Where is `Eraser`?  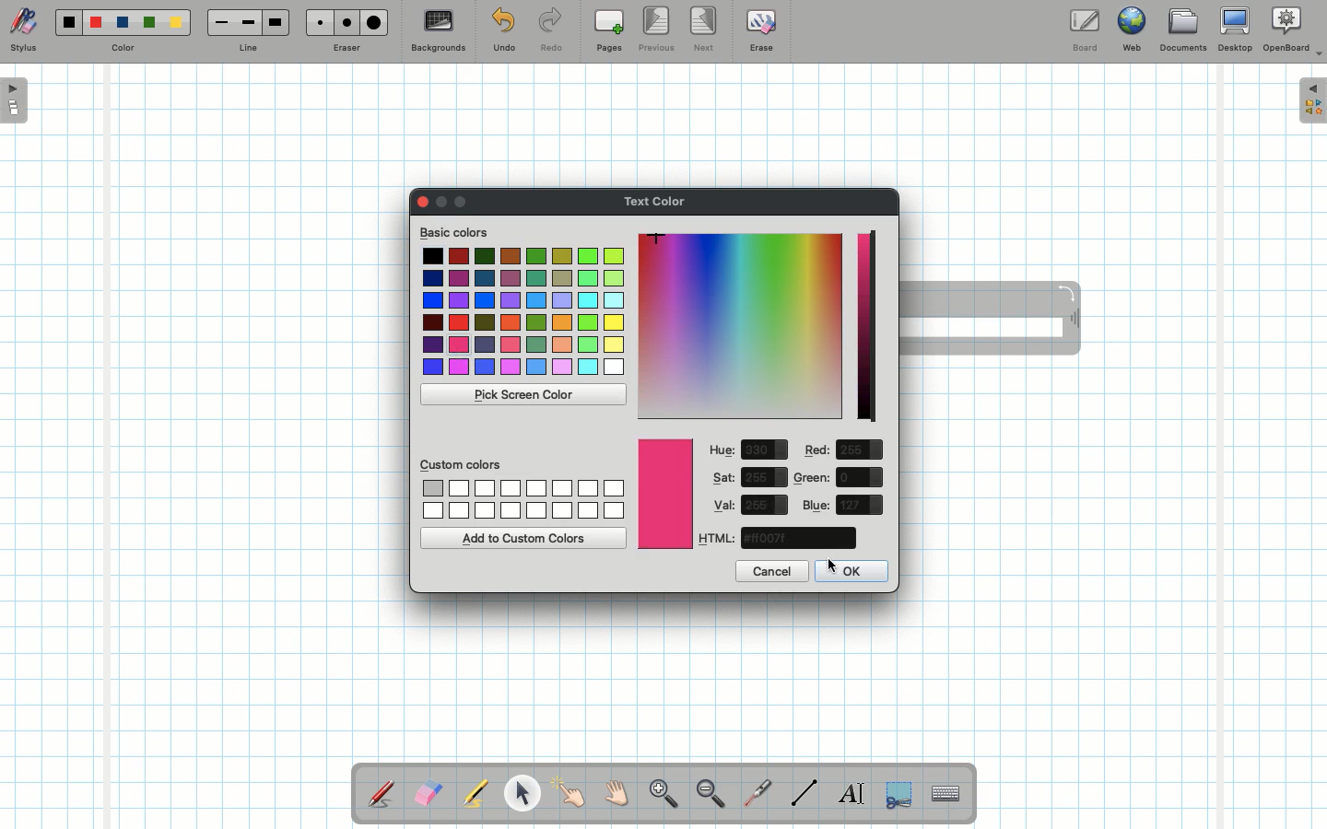
Eraser is located at coordinates (346, 50).